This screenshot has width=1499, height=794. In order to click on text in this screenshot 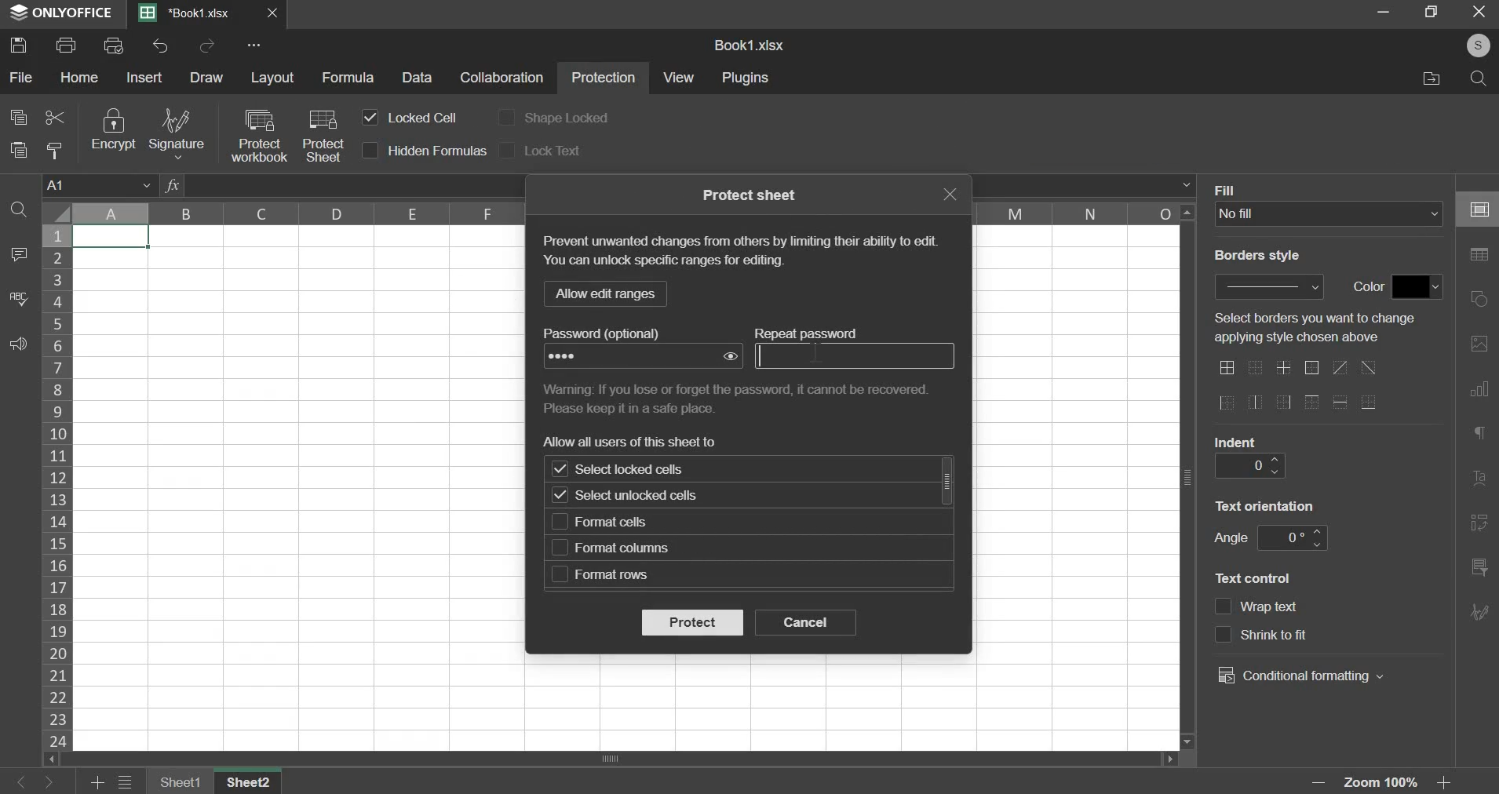, I will do `click(752, 194)`.